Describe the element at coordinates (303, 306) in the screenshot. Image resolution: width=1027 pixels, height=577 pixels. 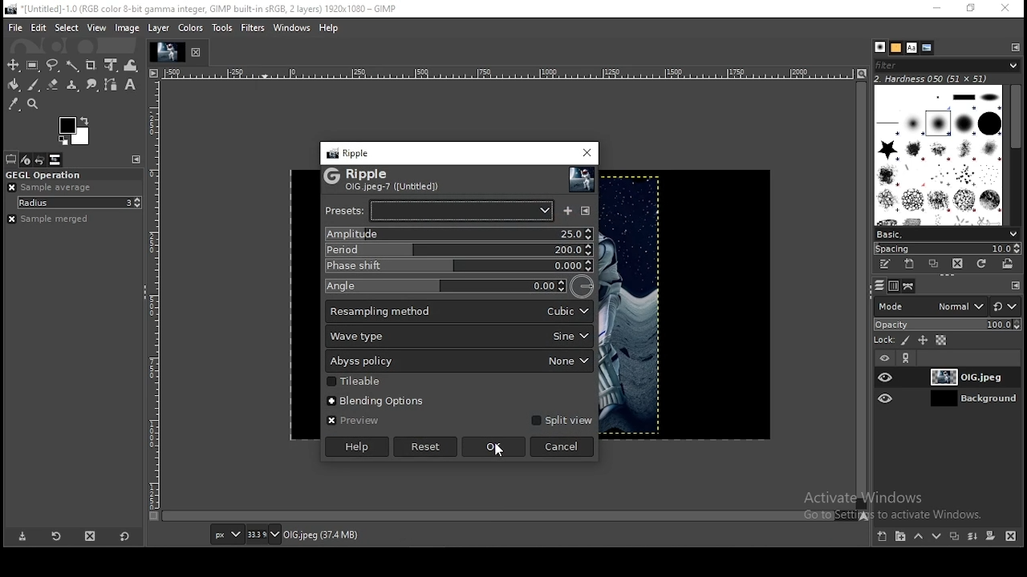
I see `image` at that location.